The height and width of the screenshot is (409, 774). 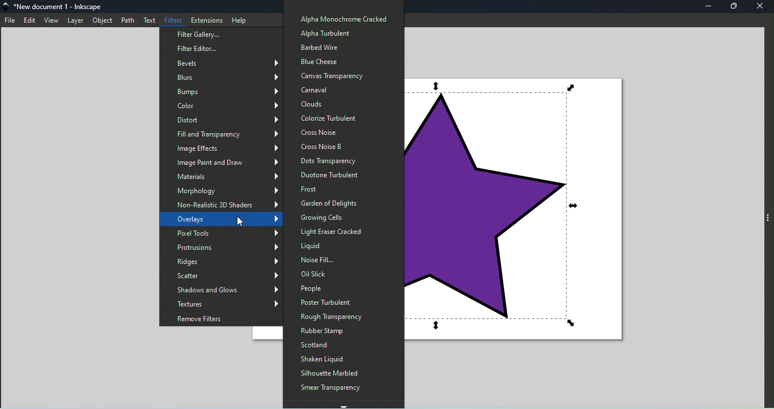 What do you see at coordinates (327, 34) in the screenshot?
I see `Alpha Turbulent` at bounding box center [327, 34].